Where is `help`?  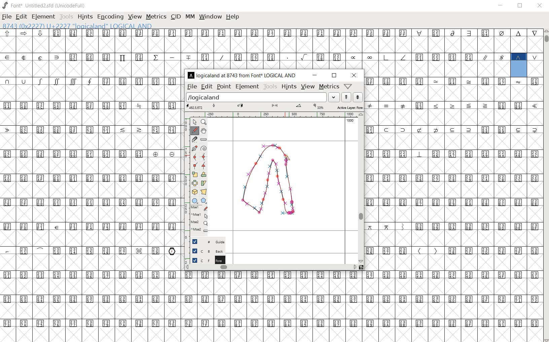 help is located at coordinates (232, 17).